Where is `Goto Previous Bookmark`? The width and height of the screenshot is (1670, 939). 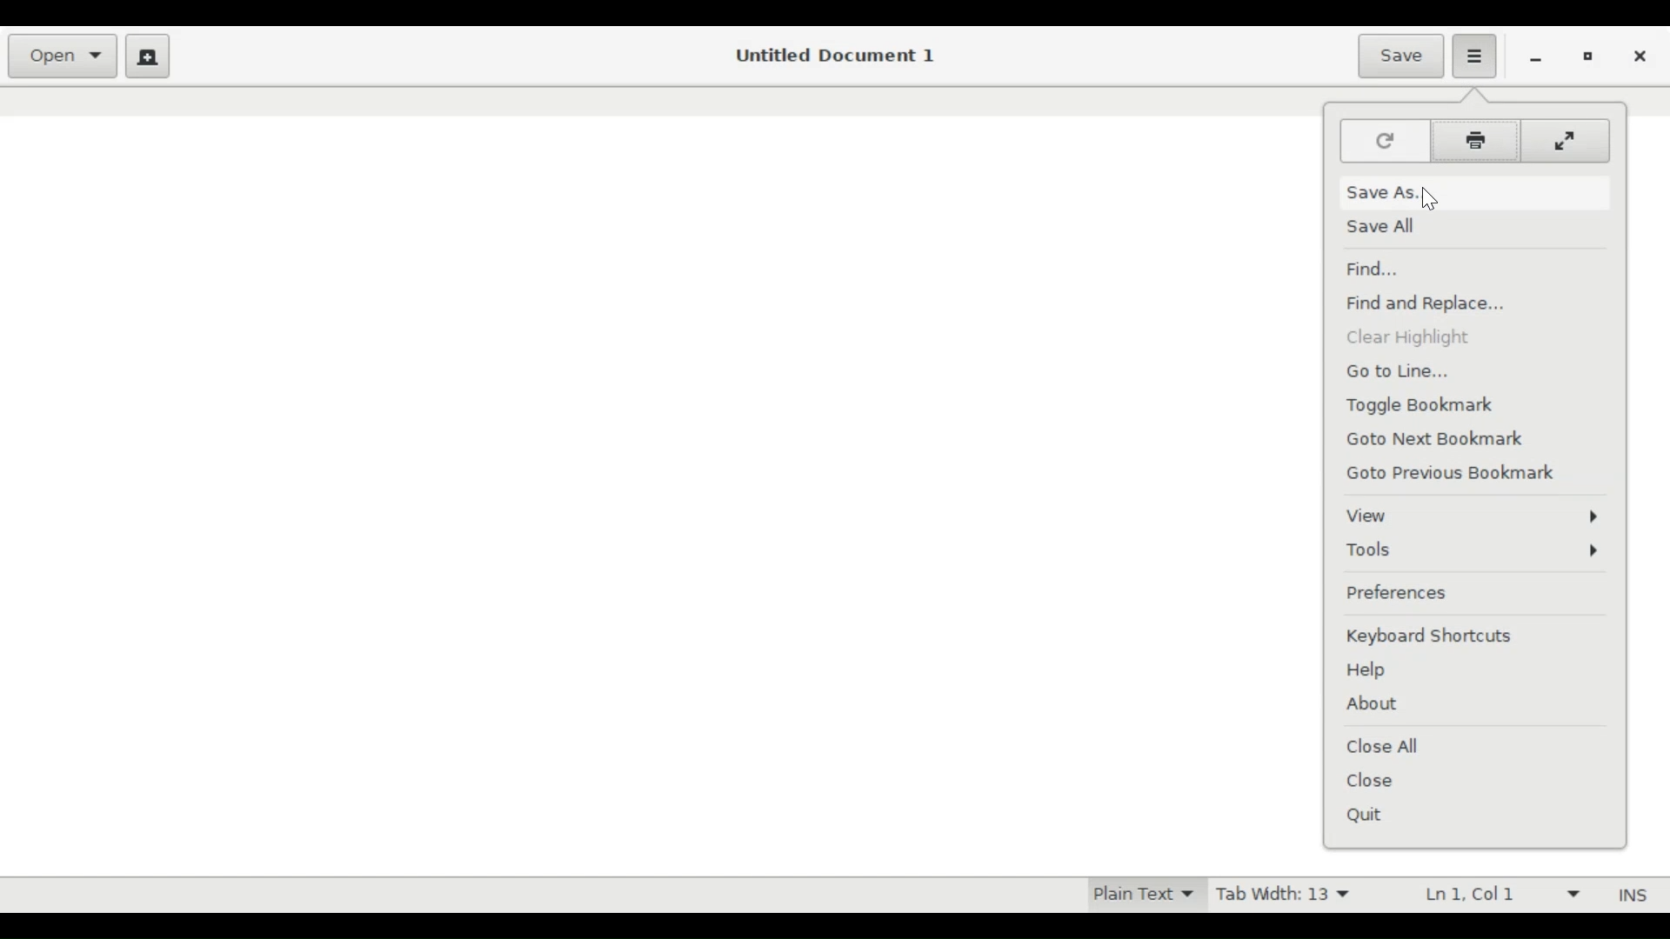
Goto Previous Bookmark is located at coordinates (1457, 473).